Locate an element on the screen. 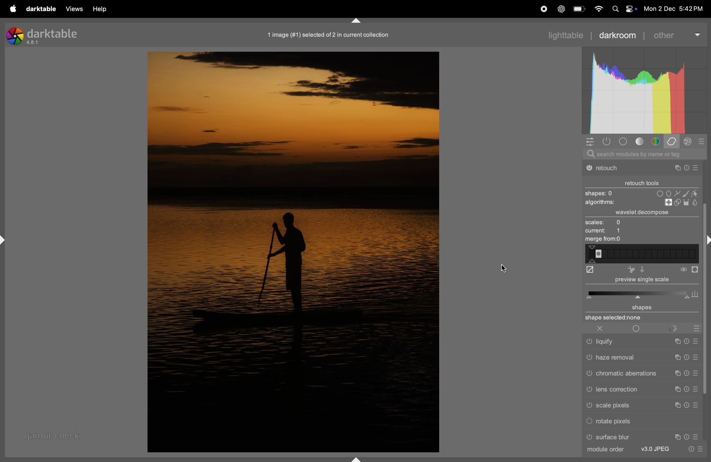 Image resolution: width=711 pixels, height=462 pixels. merge from zero is located at coordinates (602, 240).